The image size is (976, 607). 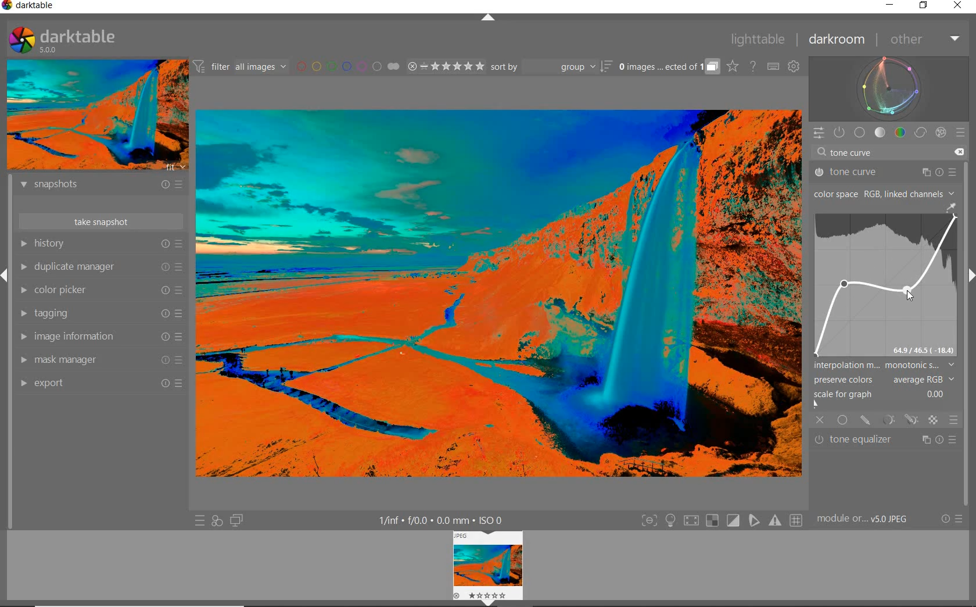 I want to click on waveform, so click(x=889, y=88).